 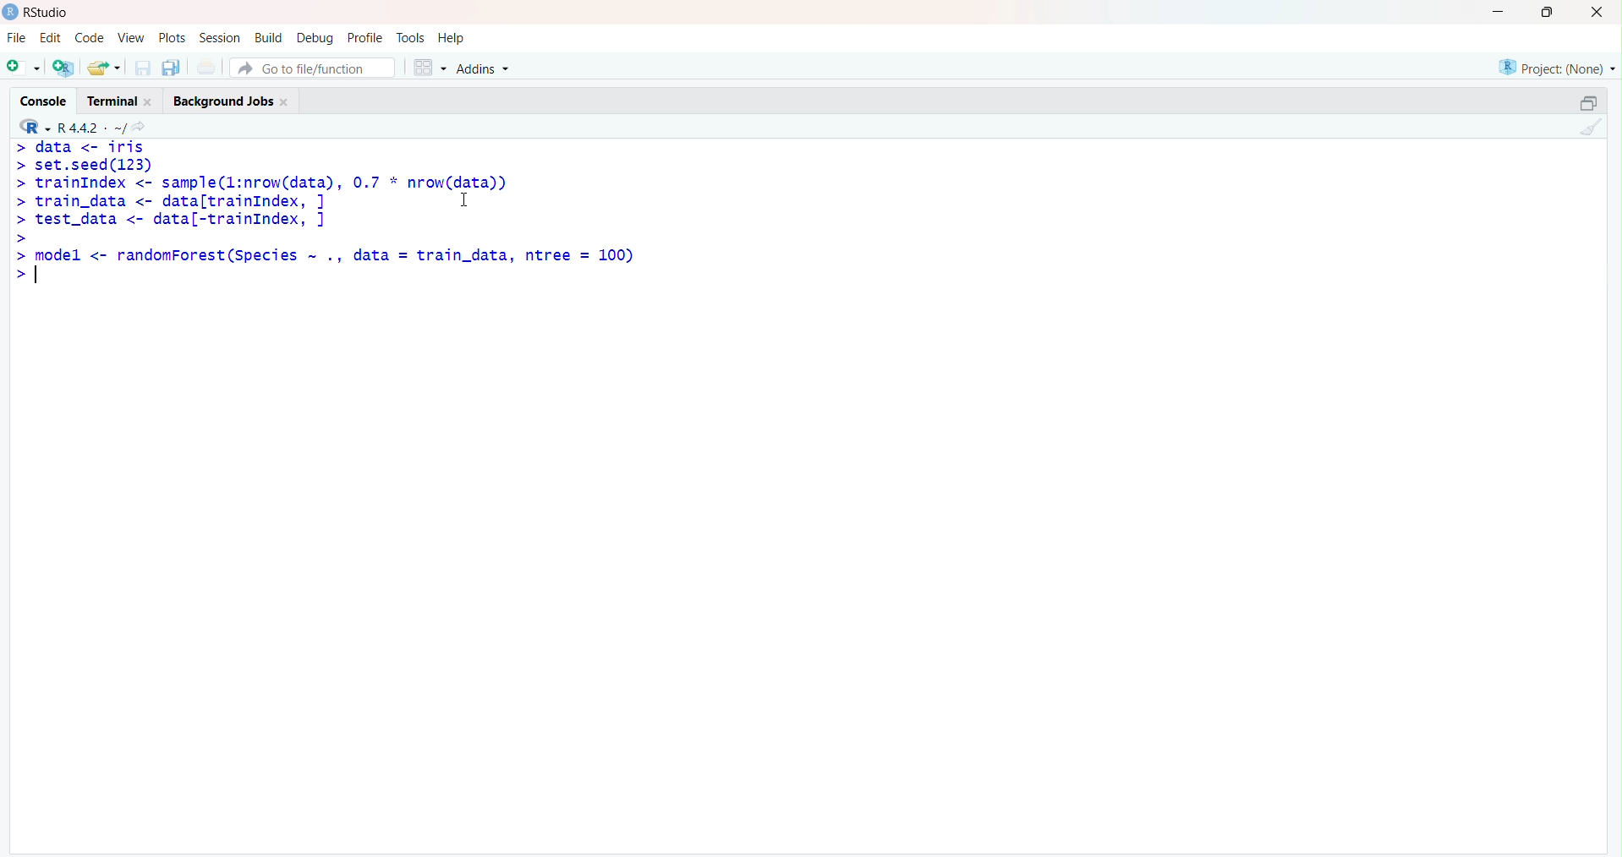 I want to click on File, so click(x=16, y=37).